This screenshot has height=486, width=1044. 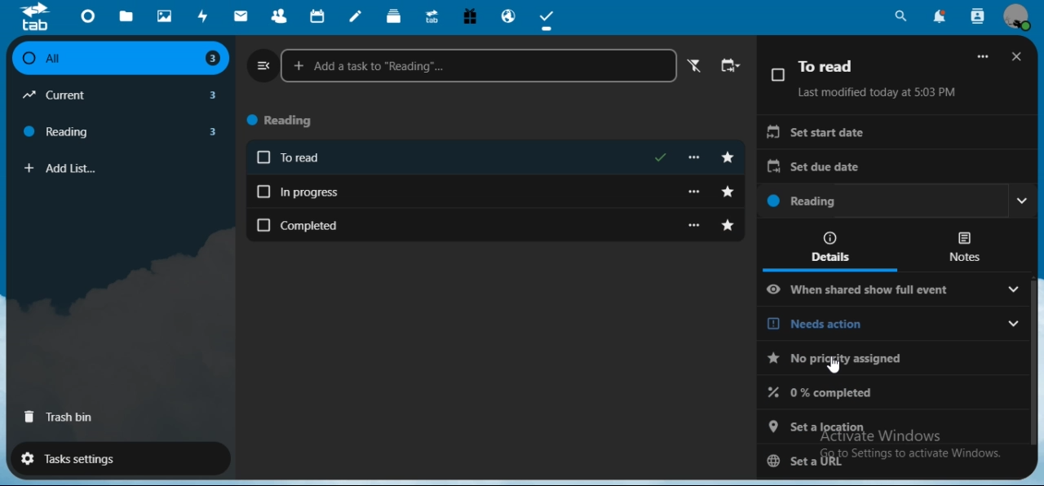 What do you see at coordinates (263, 157) in the screenshot?
I see `Checkbox` at bounding box center [263, 157].